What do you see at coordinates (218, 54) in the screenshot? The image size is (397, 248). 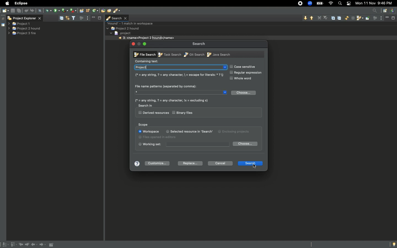 I see `Java search` at bounding box center [218, 54].